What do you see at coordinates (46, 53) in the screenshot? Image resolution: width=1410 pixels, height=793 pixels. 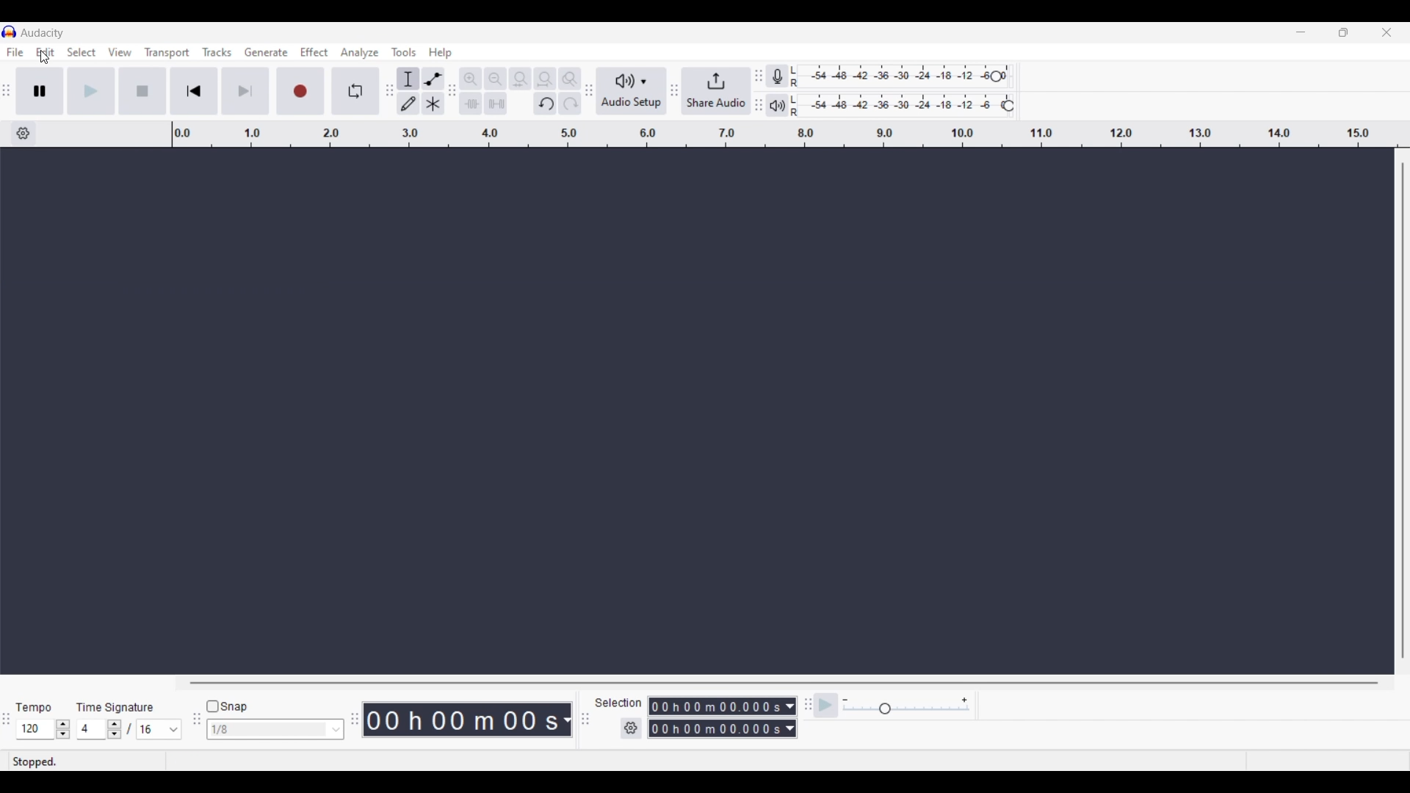 I see `Edit menu` at bounding box center [46, 53].